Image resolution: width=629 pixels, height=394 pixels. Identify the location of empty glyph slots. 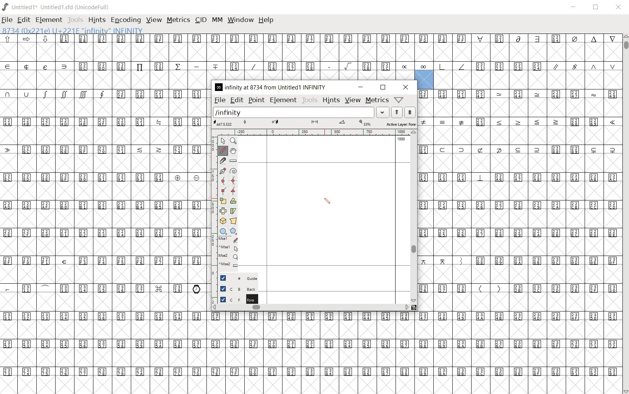
(103, 108).